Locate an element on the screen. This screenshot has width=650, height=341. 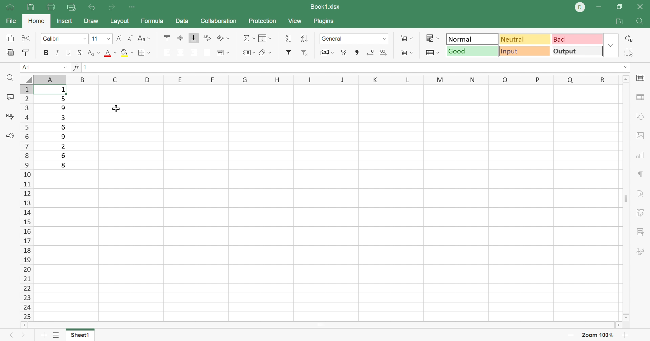
Home is located at coordinates (37, 21).